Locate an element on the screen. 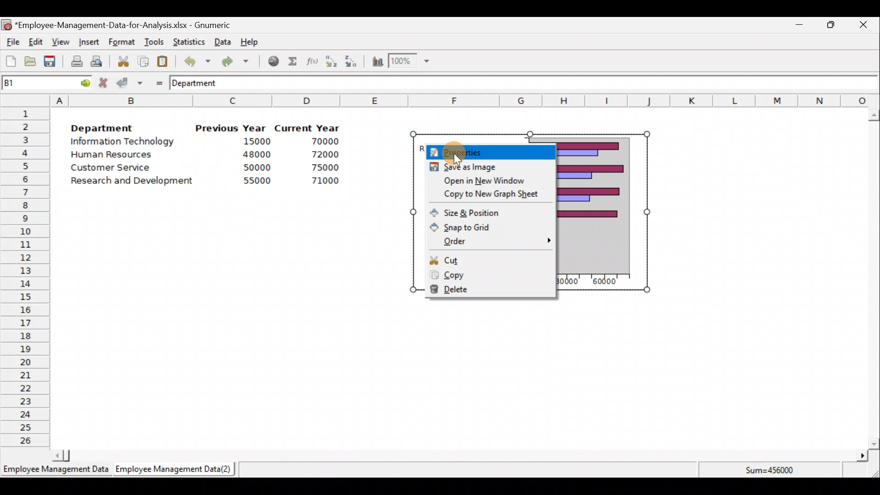  Chart preview is located at coordinates (594, 206).